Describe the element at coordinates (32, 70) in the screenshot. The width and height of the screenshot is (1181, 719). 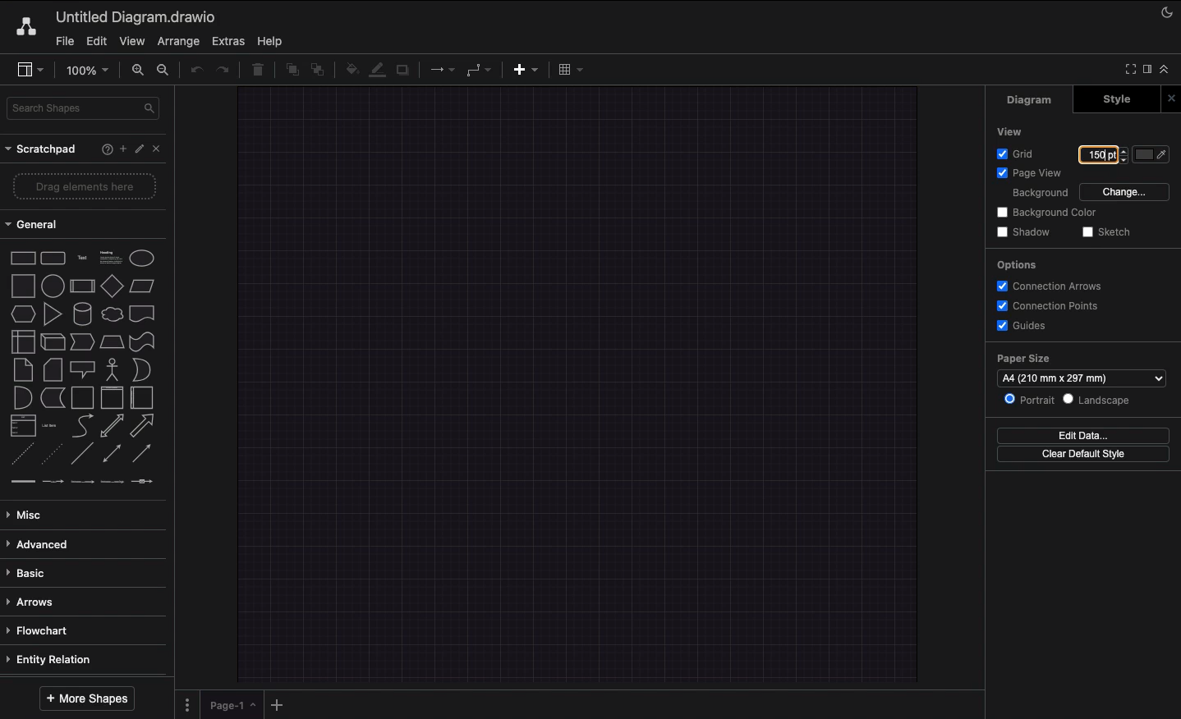
I see `Sidebar` at that location.